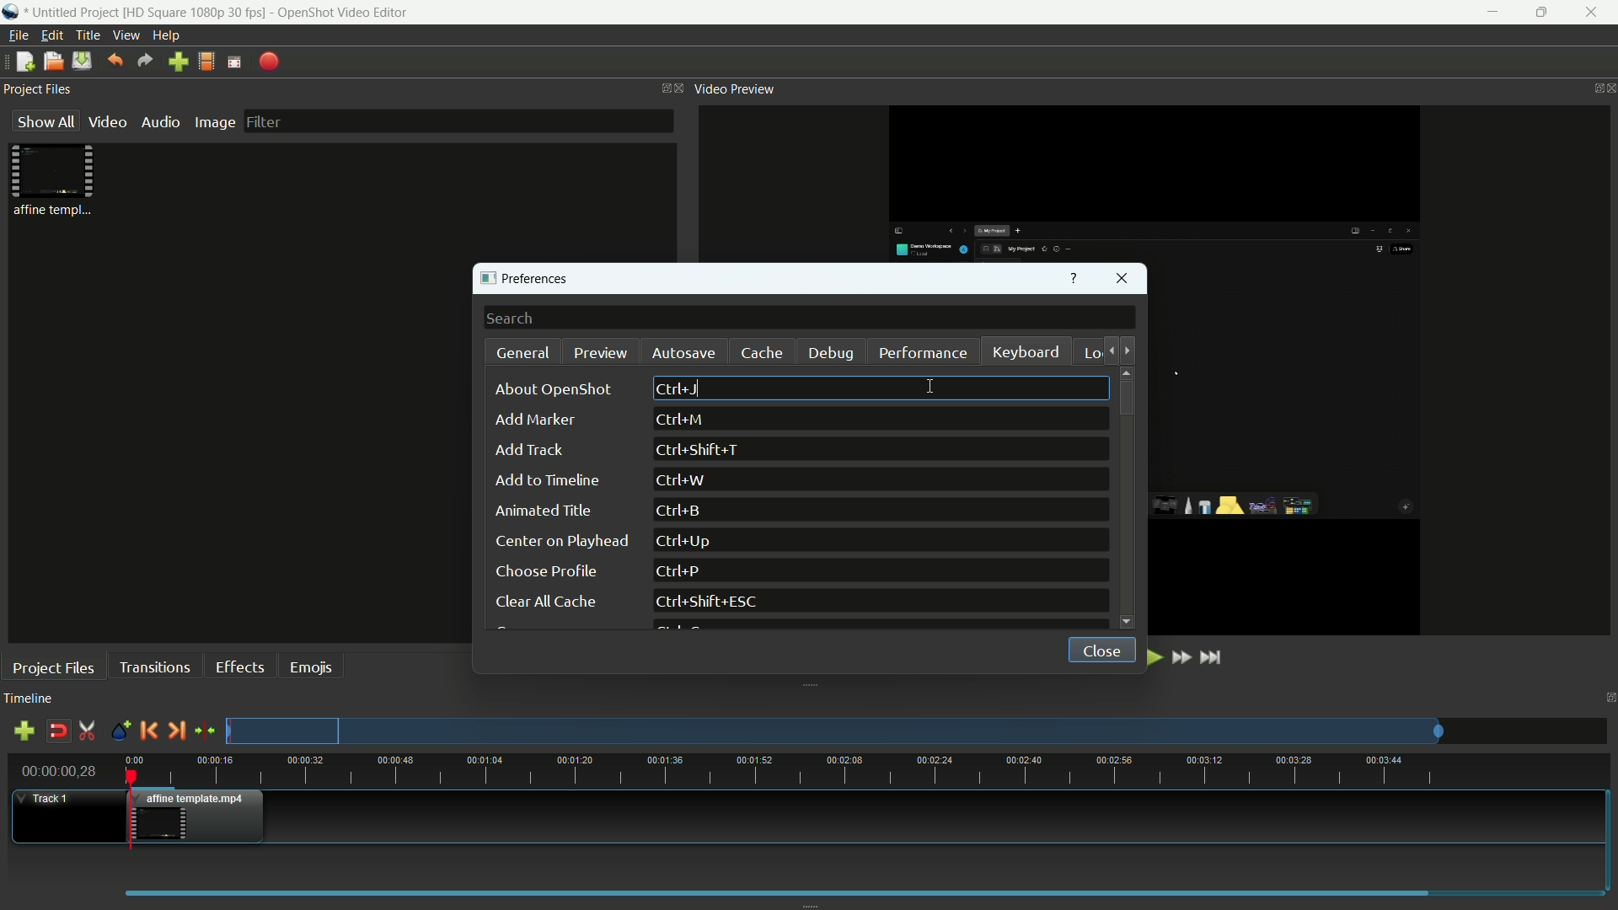 This screenshot has height=910, width=1618. What do you see at coordinates (676, 88) in the screenshot?
I see `close project files` at bounding box center [676, 88].